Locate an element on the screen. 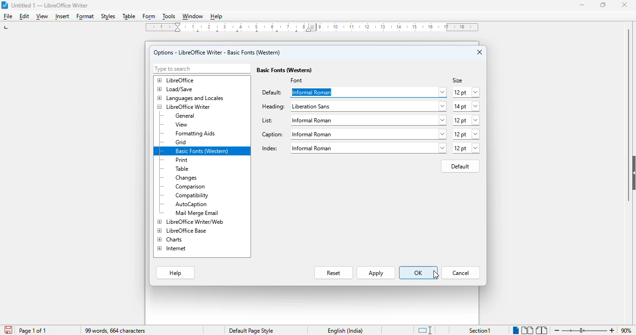 The width and height of the screenshot is (636, 335). show is located at coordinates (632, 173).